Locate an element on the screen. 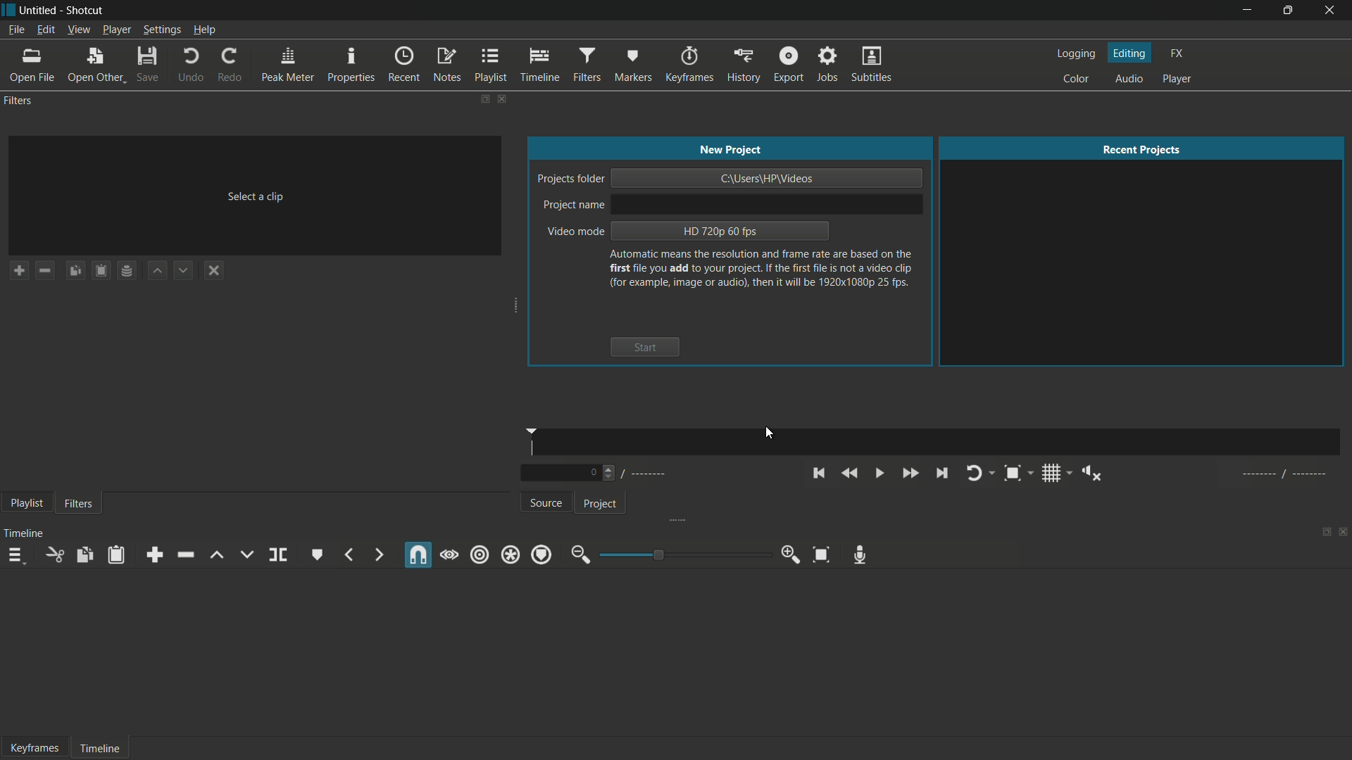  undo is located at coordinates (193, 65).